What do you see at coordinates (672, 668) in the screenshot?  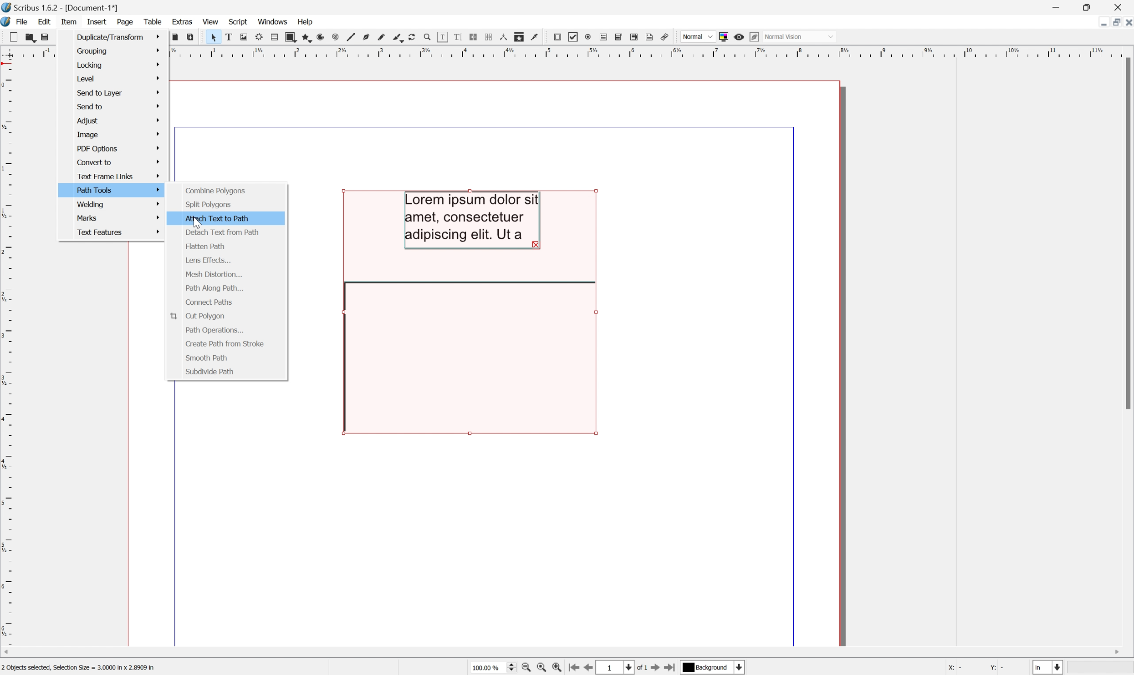 I see `Go to the last page` at bounding box center [672, 668].